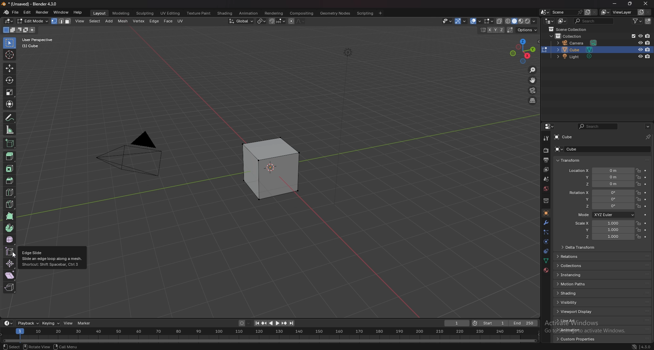  I want to click on exclude from viewlayer, so click(631, 36).